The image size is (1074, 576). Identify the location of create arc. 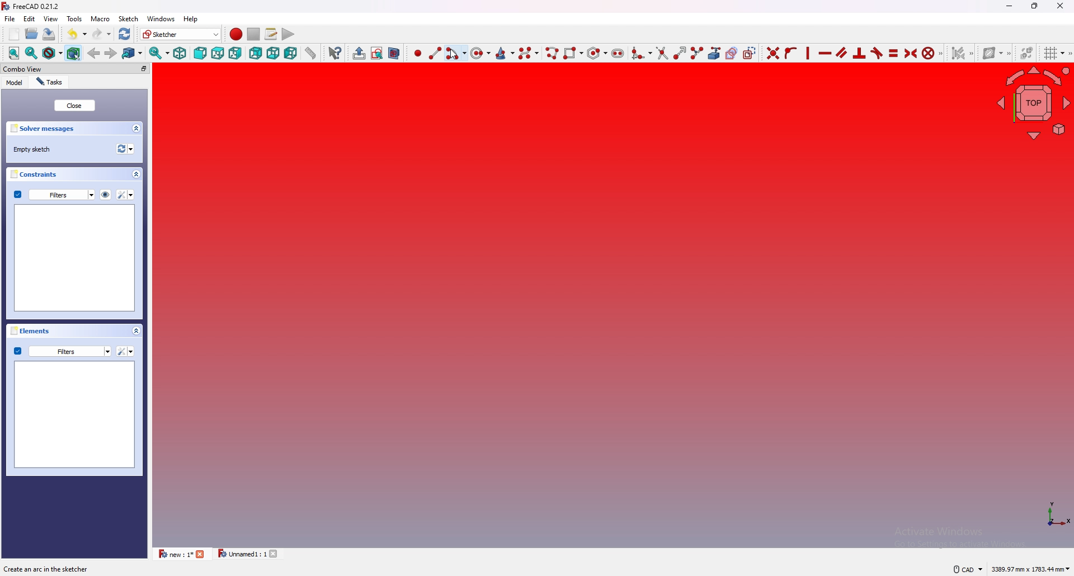
(455, 54).